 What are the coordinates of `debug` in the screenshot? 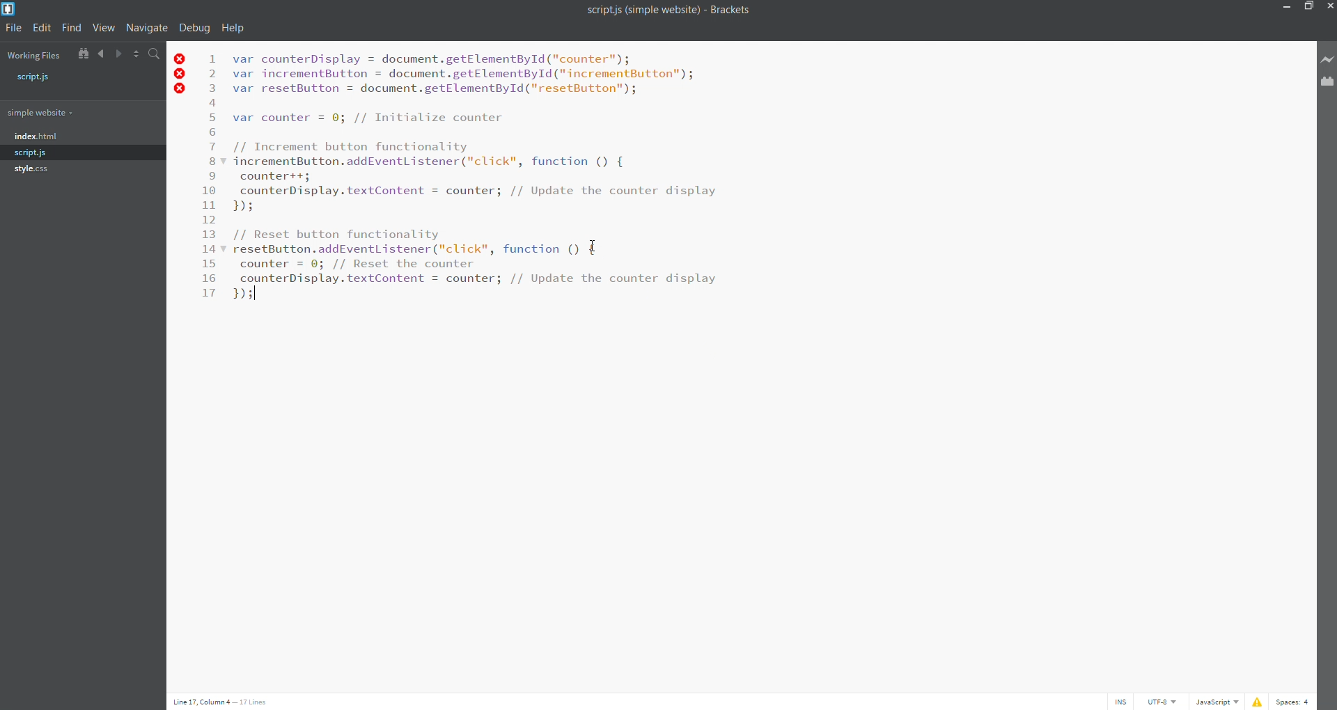 It's located at (195, 29).